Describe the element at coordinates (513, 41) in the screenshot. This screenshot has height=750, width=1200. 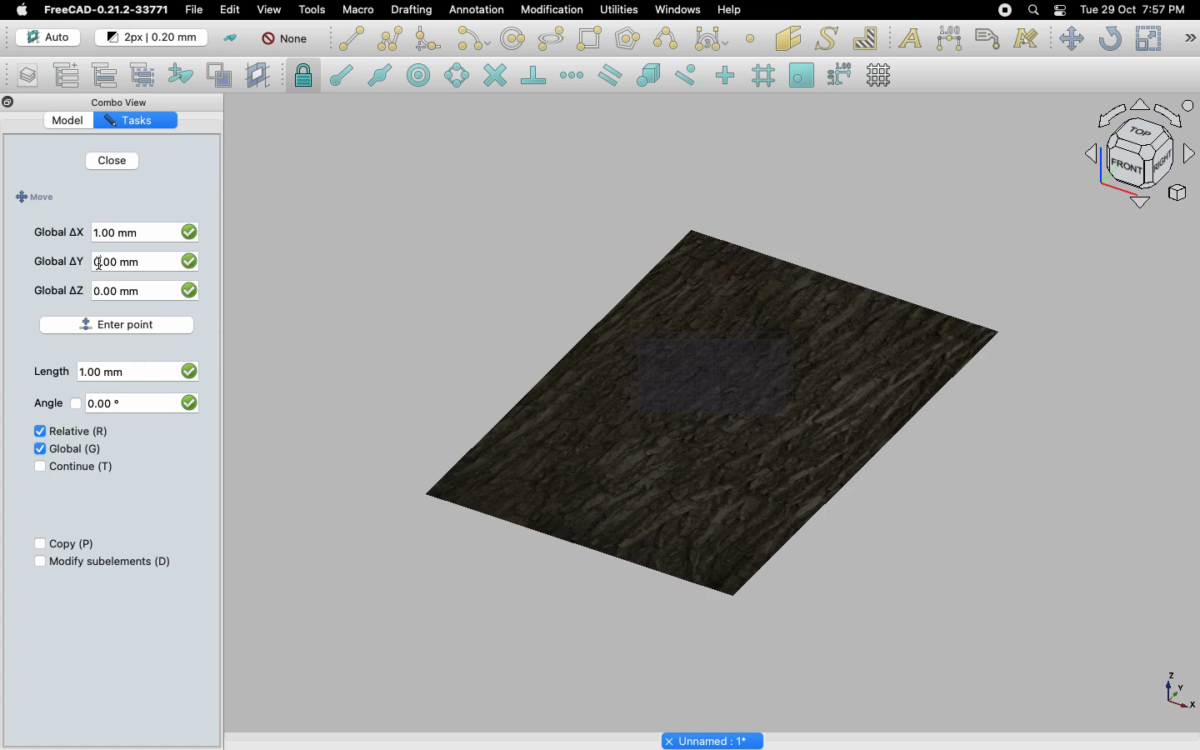
I see `Circle` at that location.